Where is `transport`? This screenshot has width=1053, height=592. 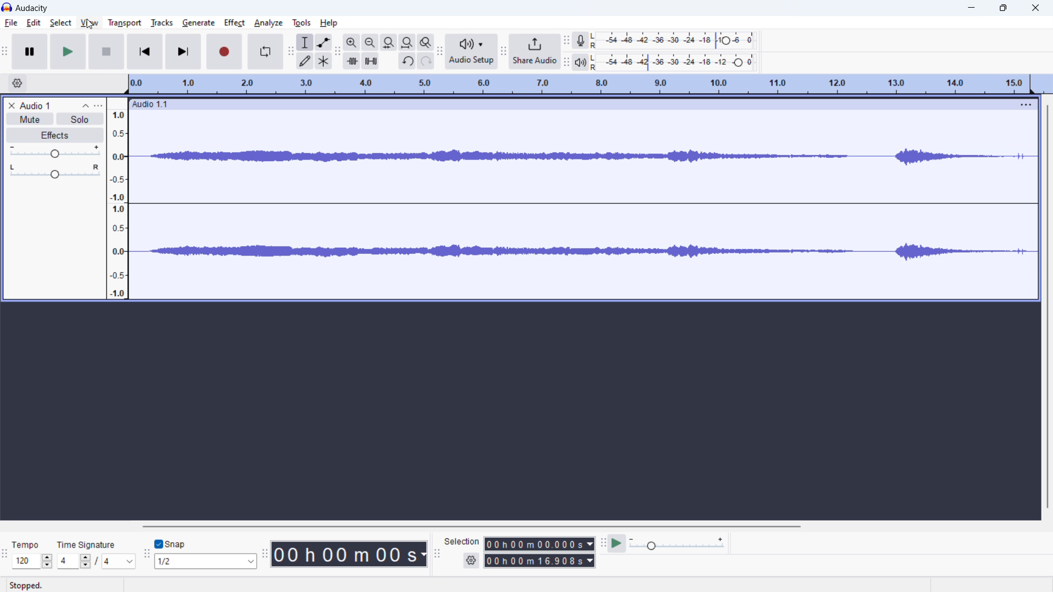 transport is located at coordinates (124, 23).